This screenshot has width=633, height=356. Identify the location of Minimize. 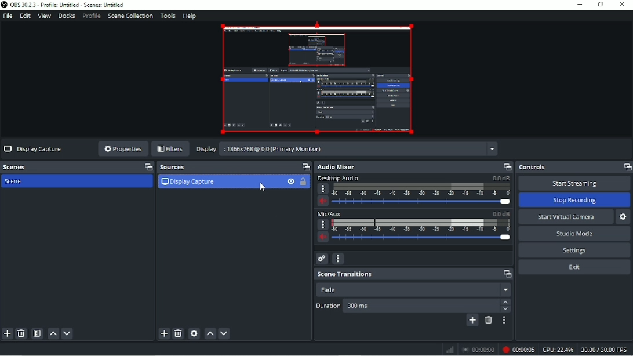
(580, 4).